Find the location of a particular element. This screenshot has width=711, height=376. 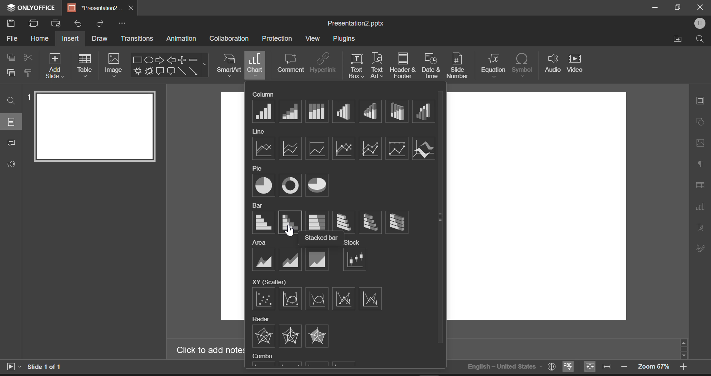

3-D 100% Stacked is located at coordinates (397, 112).